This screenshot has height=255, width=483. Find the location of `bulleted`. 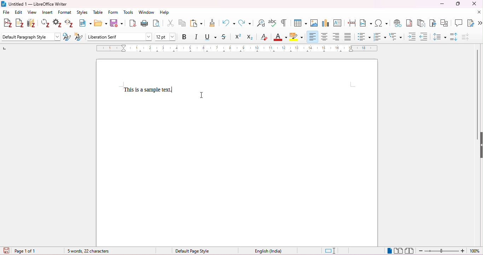

bulleted is located at coordinates (363, 37).